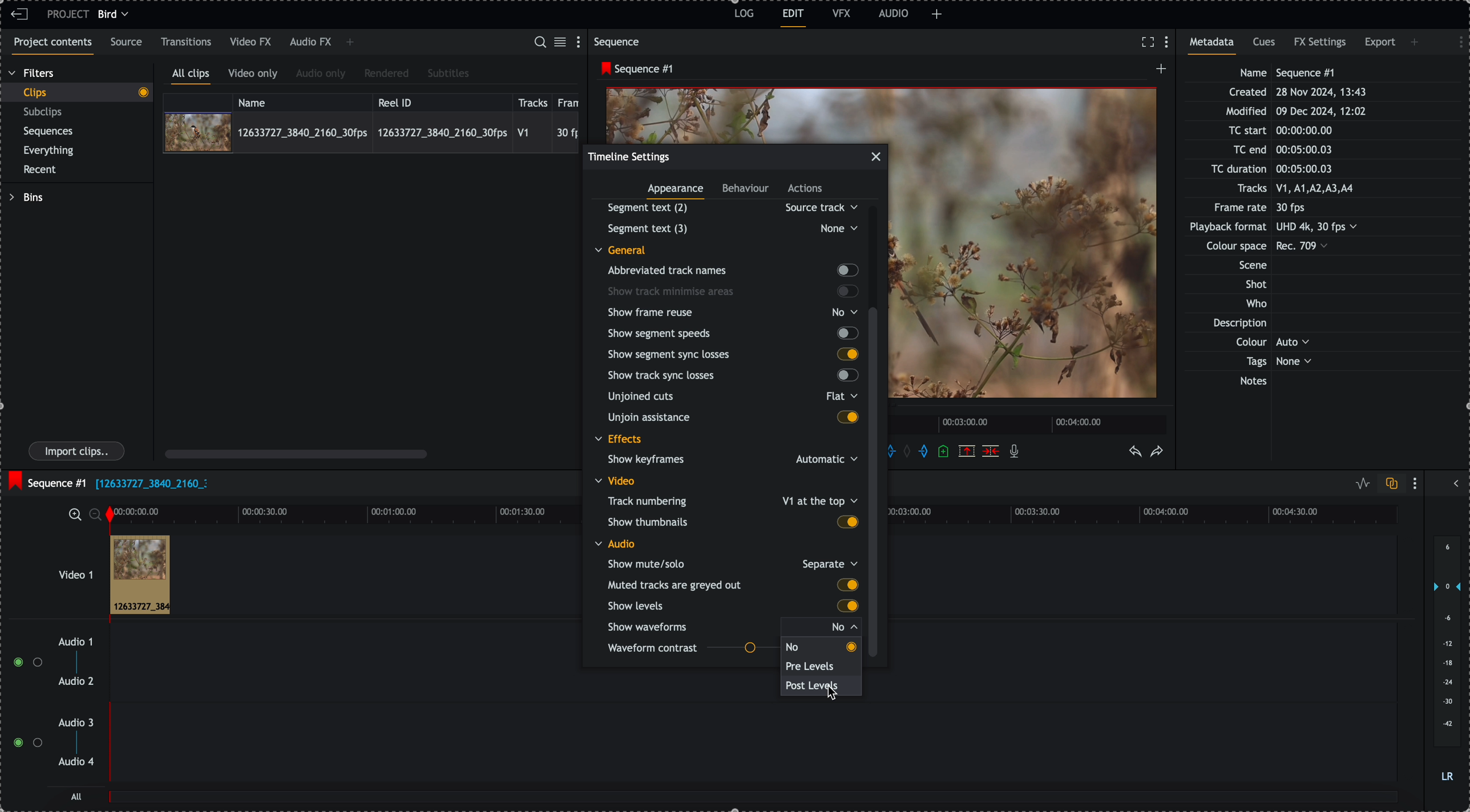 This screenshot has height=812, width=1470. Describe the element at coordinates (880, 154) in the screenshot. I see `close` at that location.